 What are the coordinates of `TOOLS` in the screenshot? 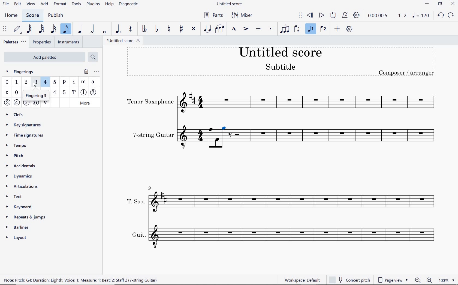 It's located at (77, 4).